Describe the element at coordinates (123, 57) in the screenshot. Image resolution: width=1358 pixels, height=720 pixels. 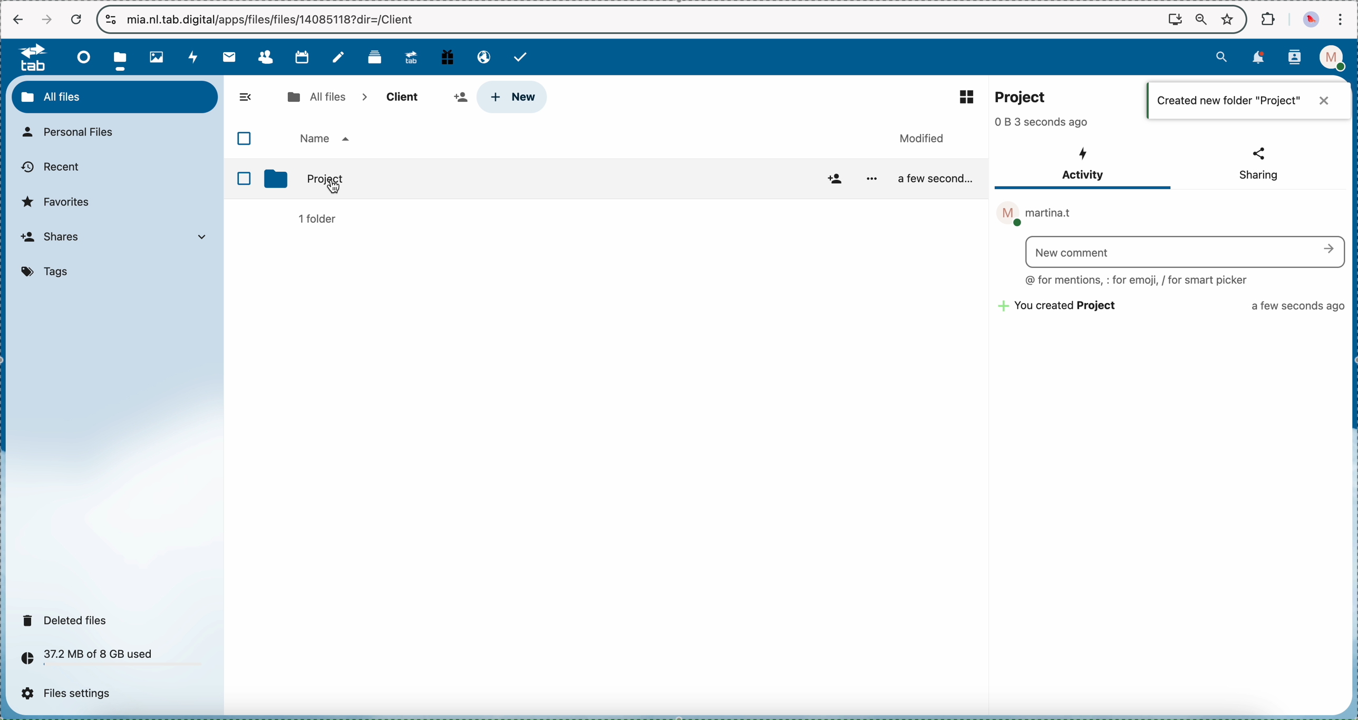
I see `click on files` at that location.